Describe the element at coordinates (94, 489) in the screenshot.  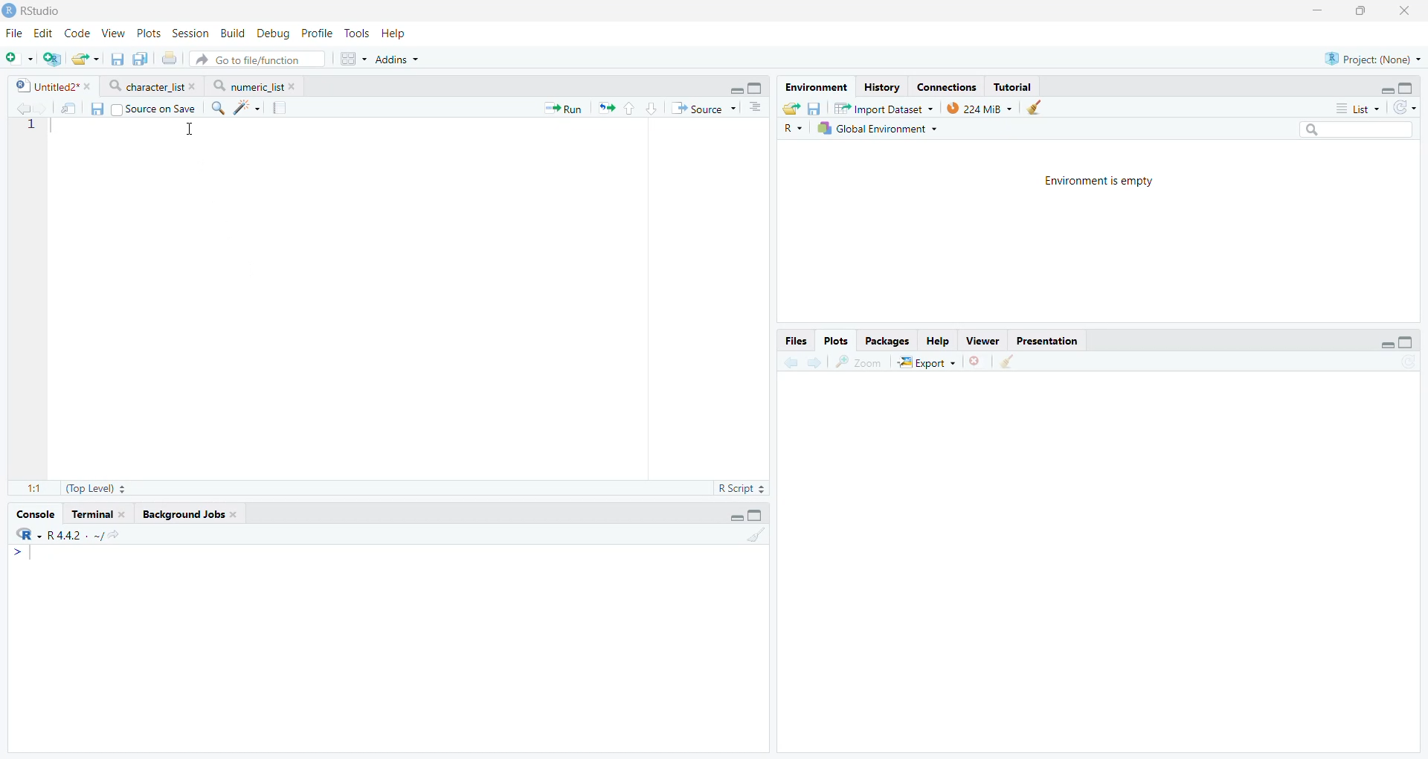
I see `(Top Level)` at that location.